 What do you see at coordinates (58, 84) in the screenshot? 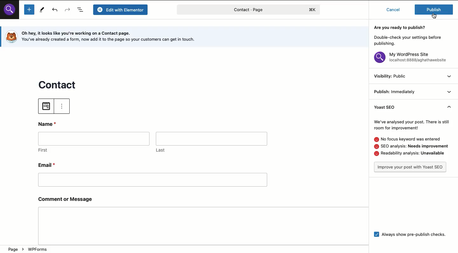
I see `contact` at bounding box center [58, 84].